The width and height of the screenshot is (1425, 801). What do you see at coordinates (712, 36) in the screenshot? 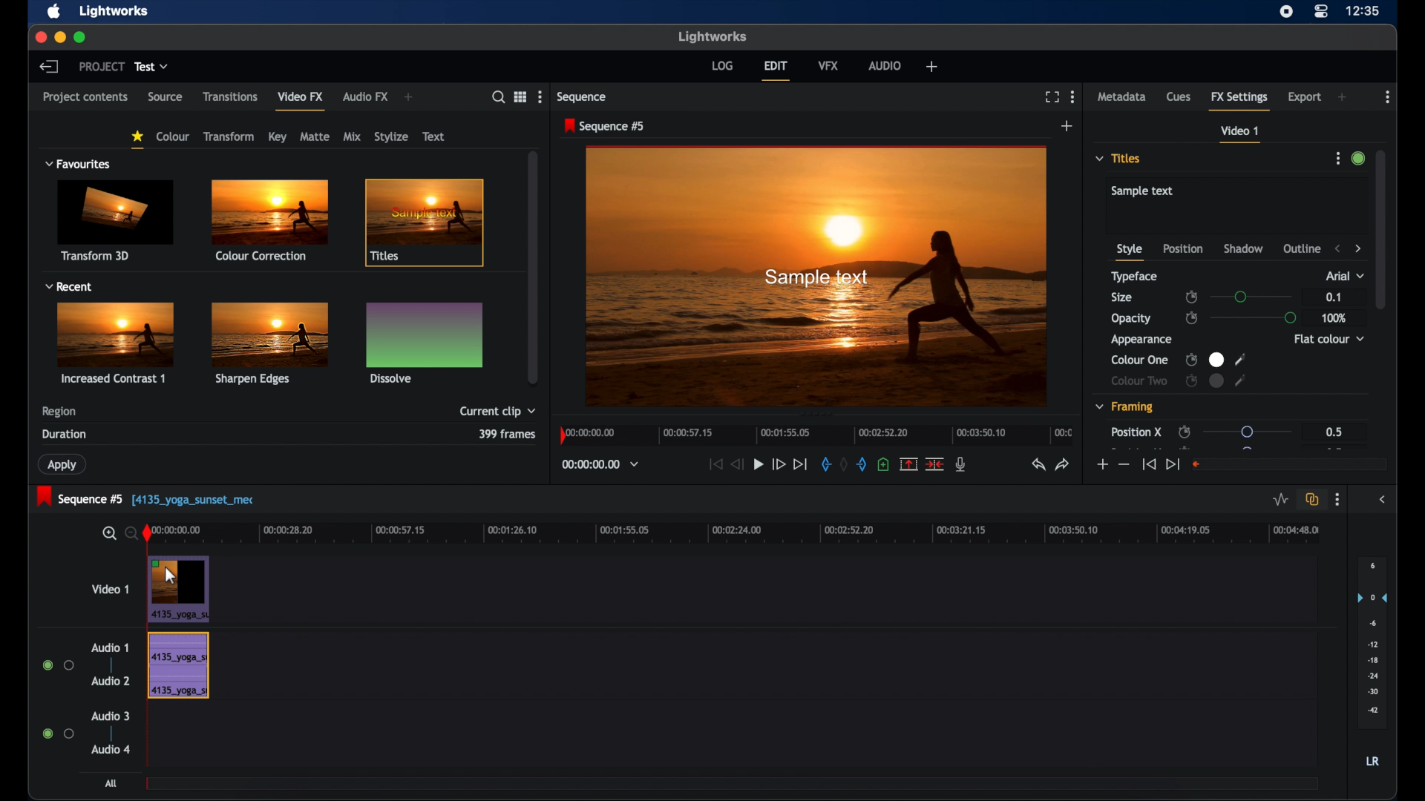
I see `lightworks` at bounding box center [712, 36].